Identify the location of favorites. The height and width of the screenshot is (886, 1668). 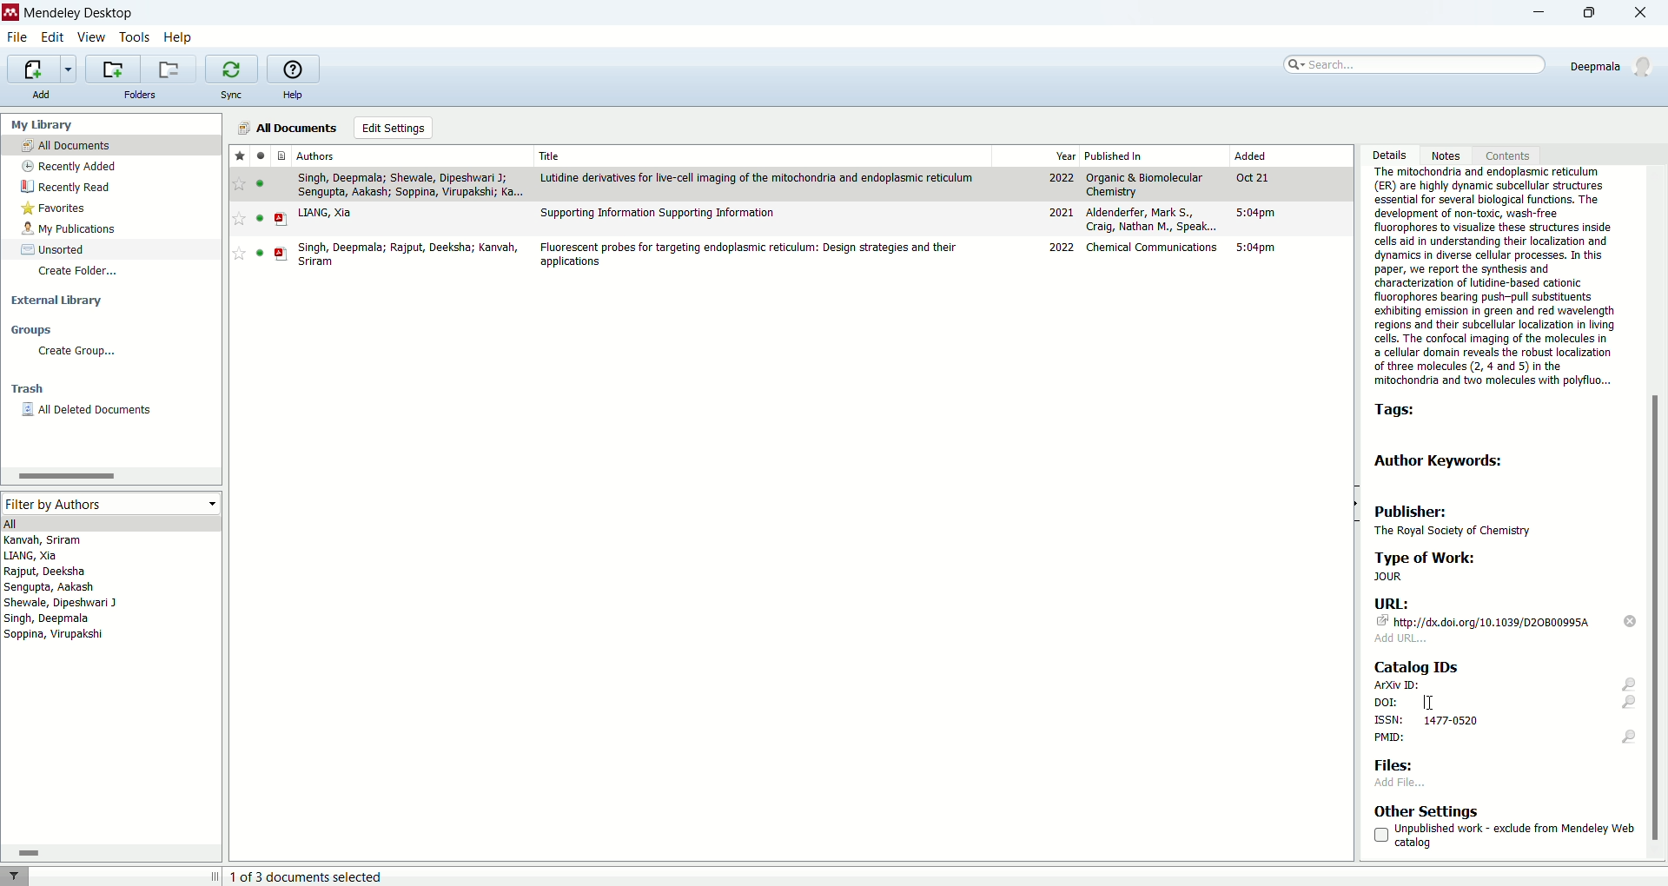
(56, 208).